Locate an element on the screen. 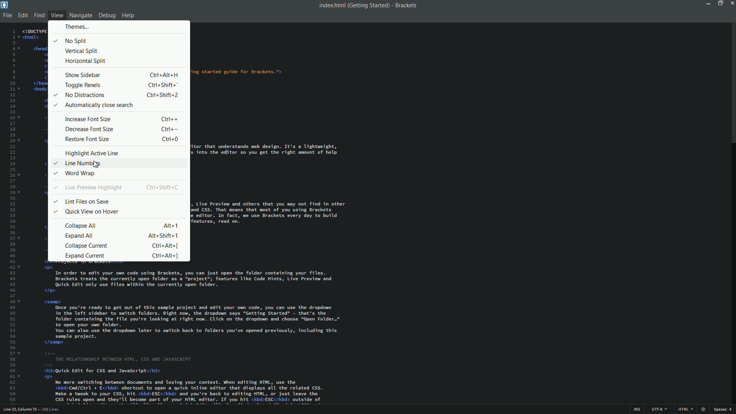  Expand All Alt+Shift+1 is located at coordinates (123, 235).